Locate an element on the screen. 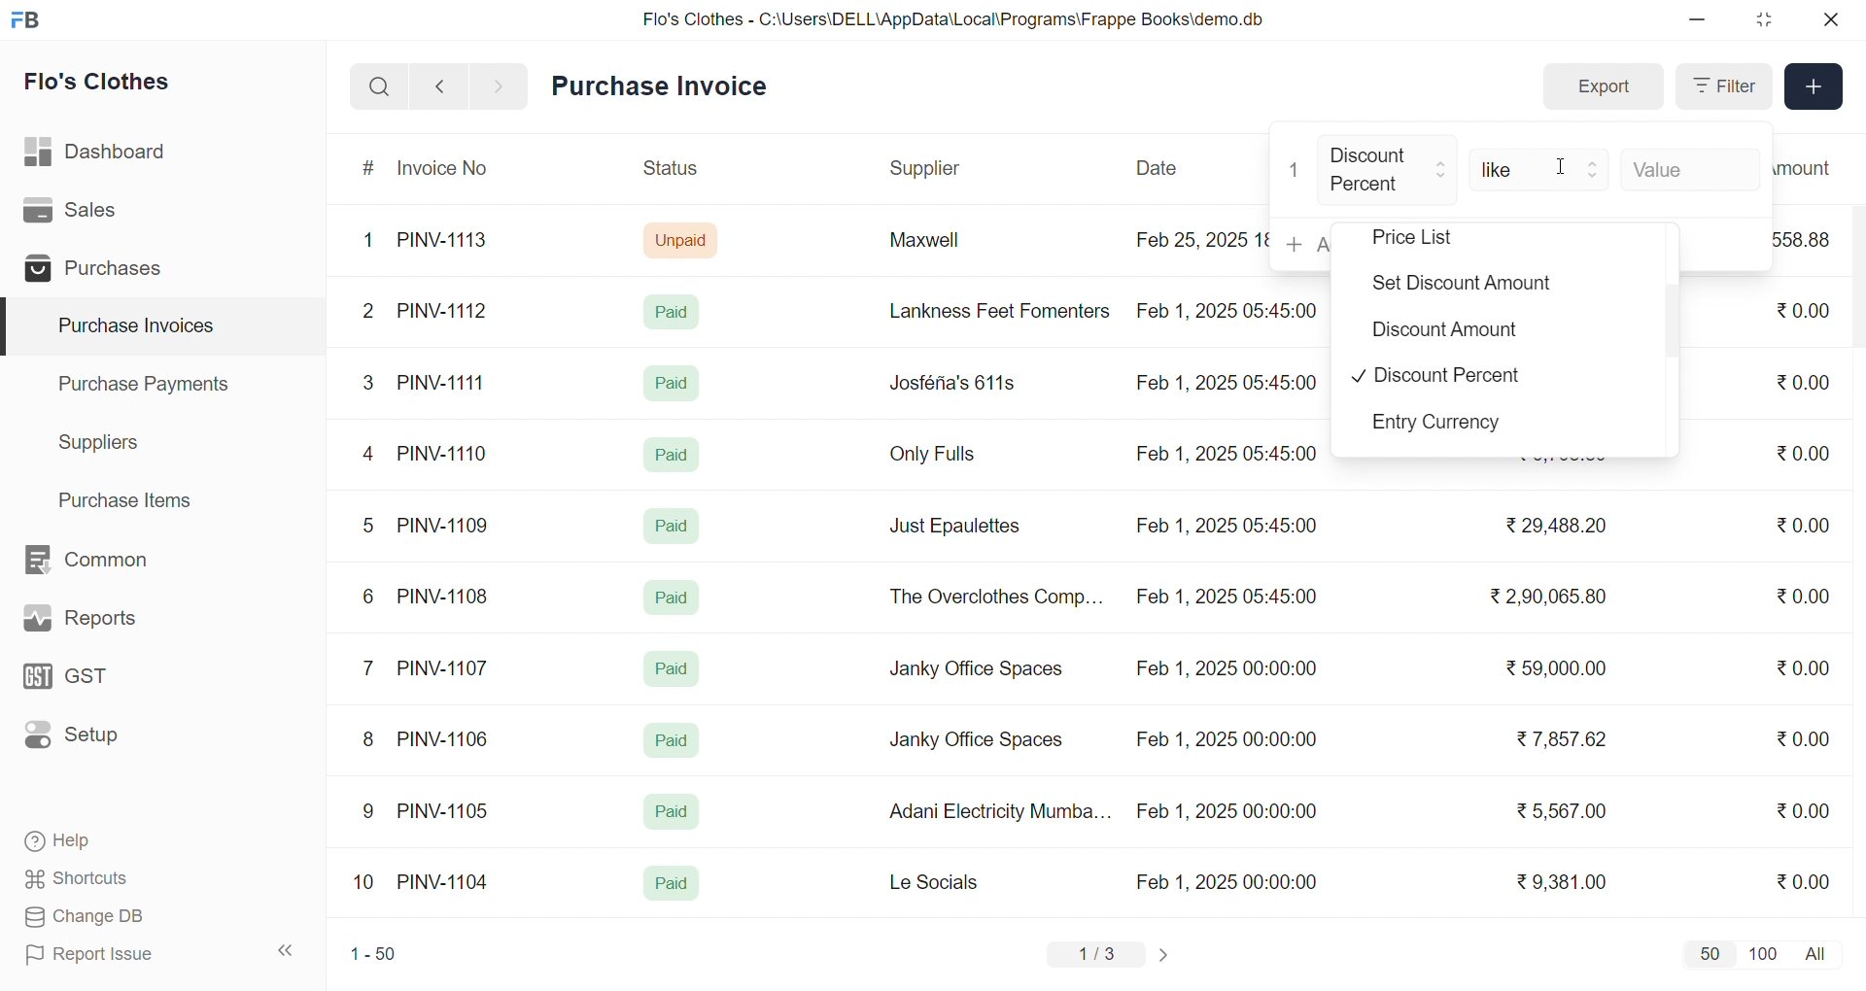 The width and height of the screenshot is (1866, 991). navigate backward is located at coordinates (439, 85).